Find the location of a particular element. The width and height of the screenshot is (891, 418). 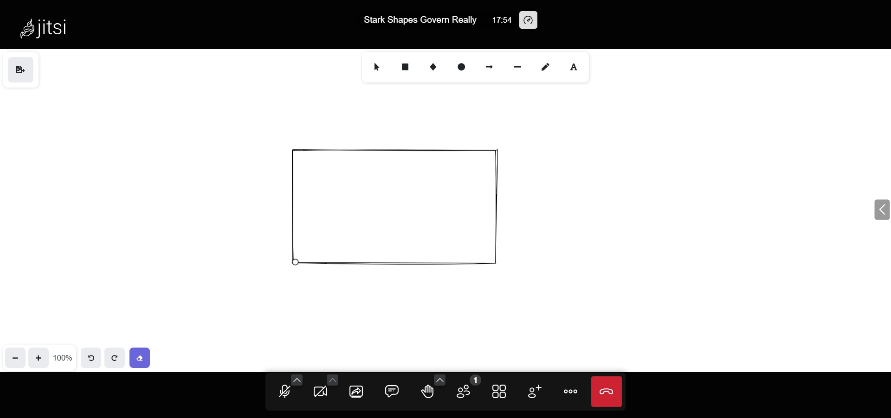

diamond is located at coordinates (434, 68).